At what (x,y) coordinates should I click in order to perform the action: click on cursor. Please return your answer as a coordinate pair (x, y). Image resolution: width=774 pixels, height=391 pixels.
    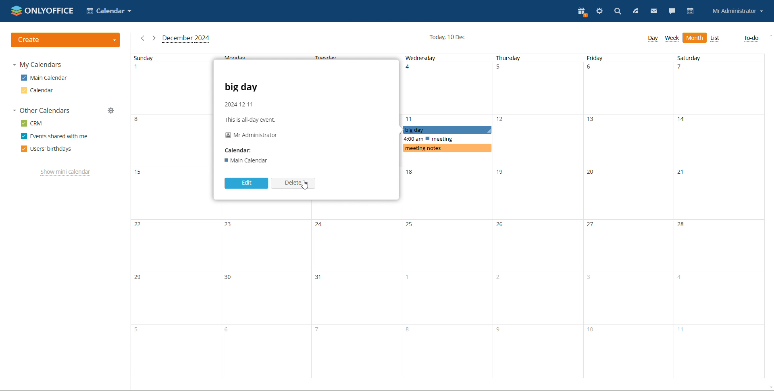
    Looking at the image, I should click on (306, 187).